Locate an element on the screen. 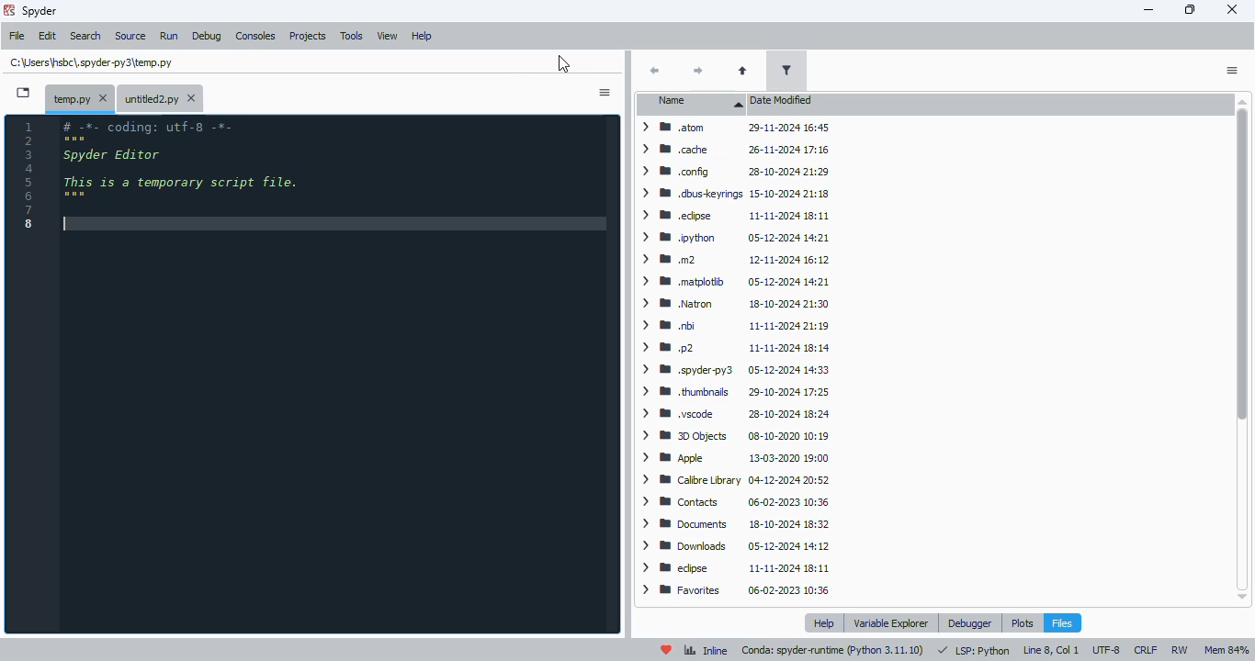  > BB .edpse 11-11-2024 18:11 is located at coordinates (736, 214).